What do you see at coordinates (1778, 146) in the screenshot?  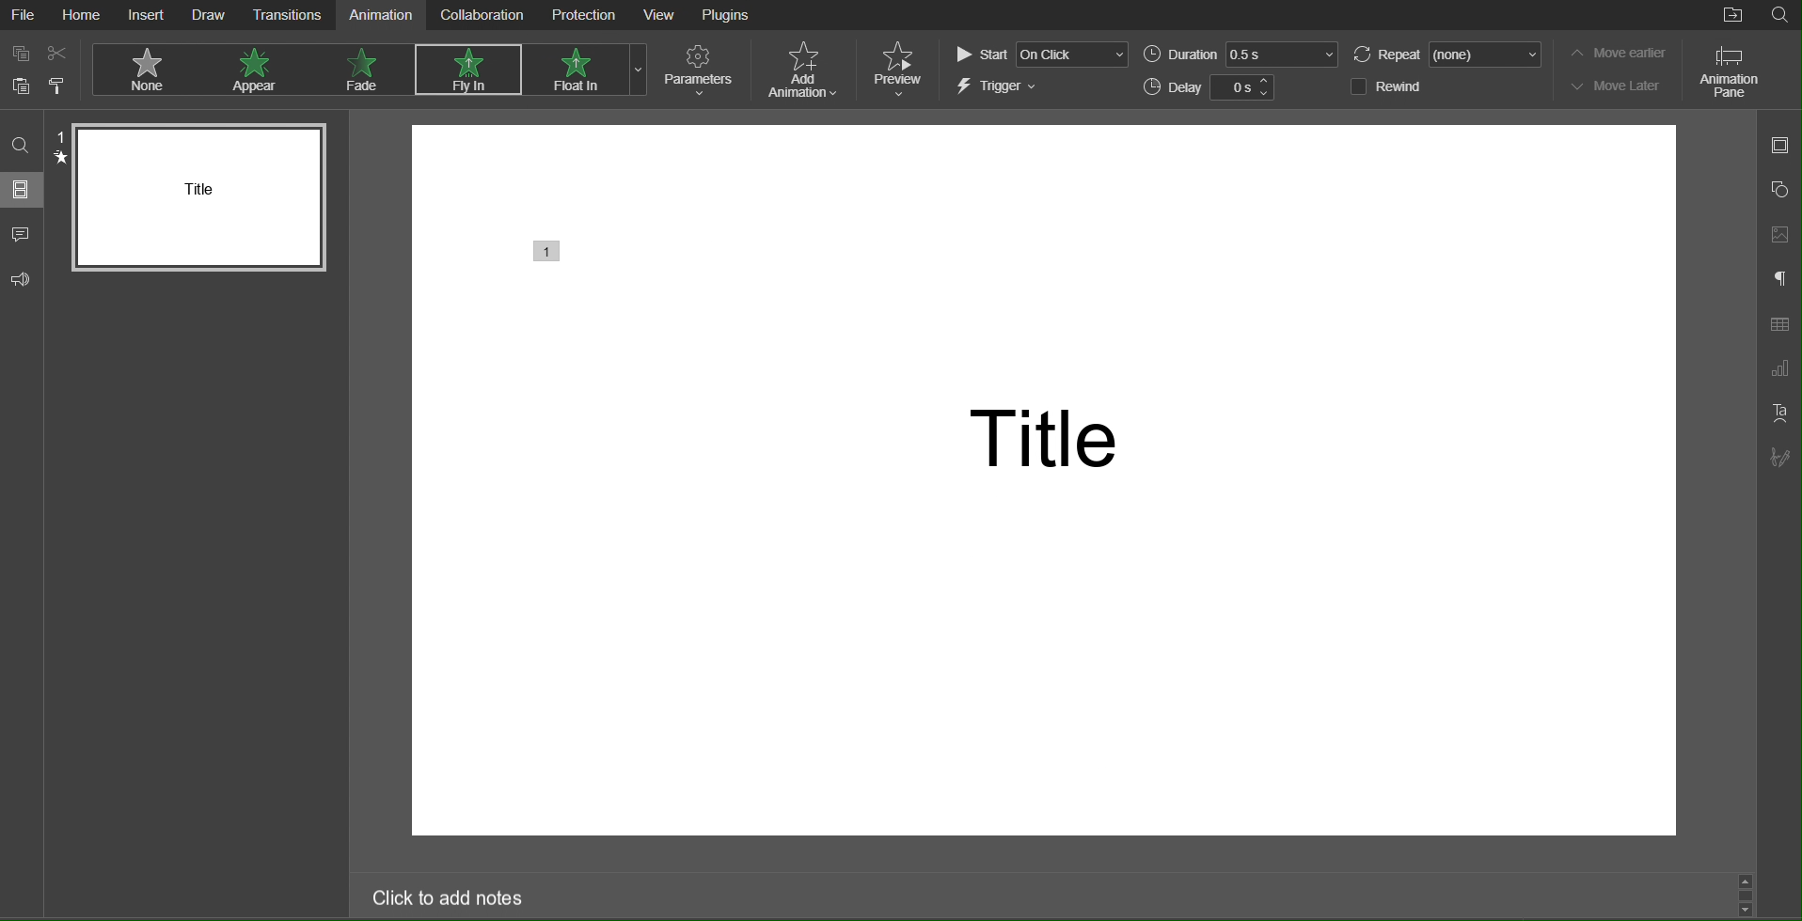 I see `Slide Settings` at bounding box center [1778, 146].